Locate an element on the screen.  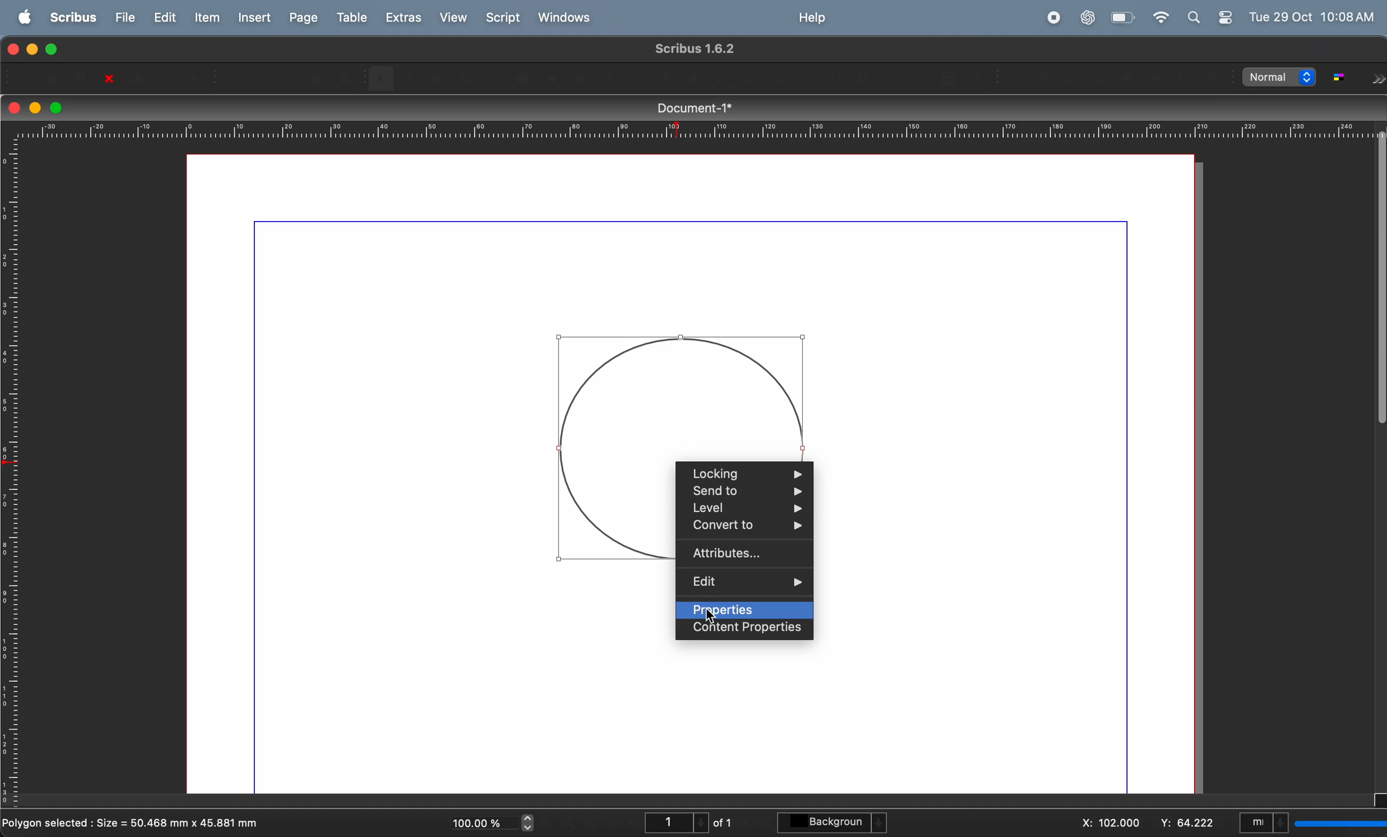
Script is located at coordinates (505, 17).